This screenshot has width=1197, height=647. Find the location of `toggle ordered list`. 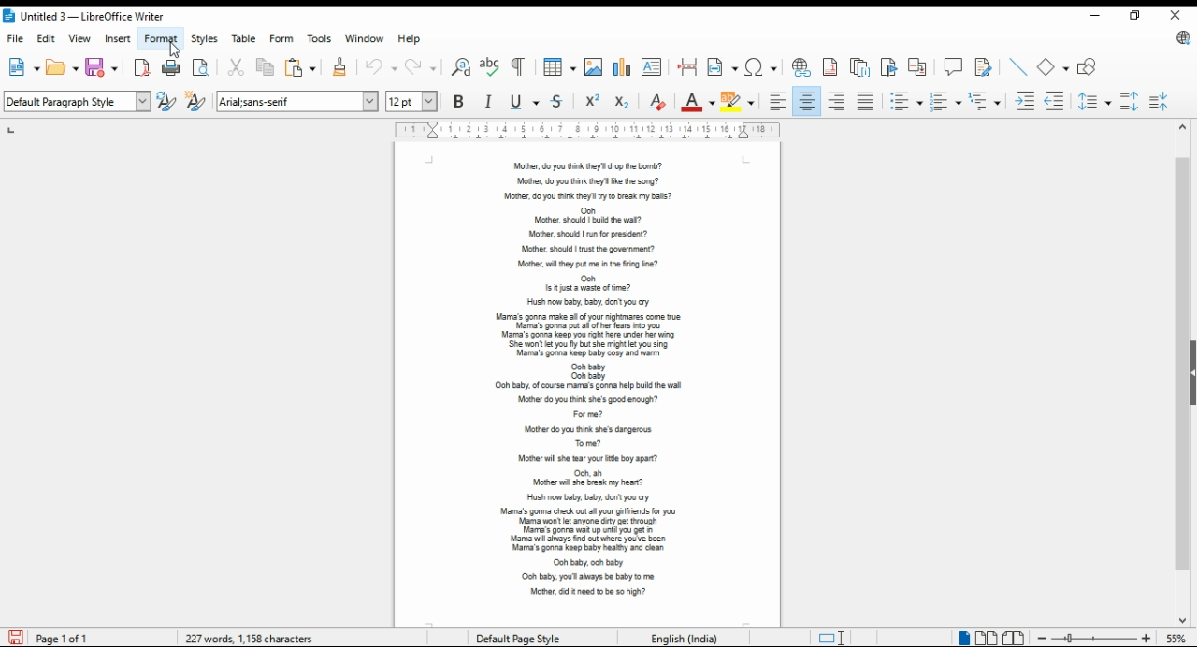

toggle ordered list is located at coordinates (945, 102).